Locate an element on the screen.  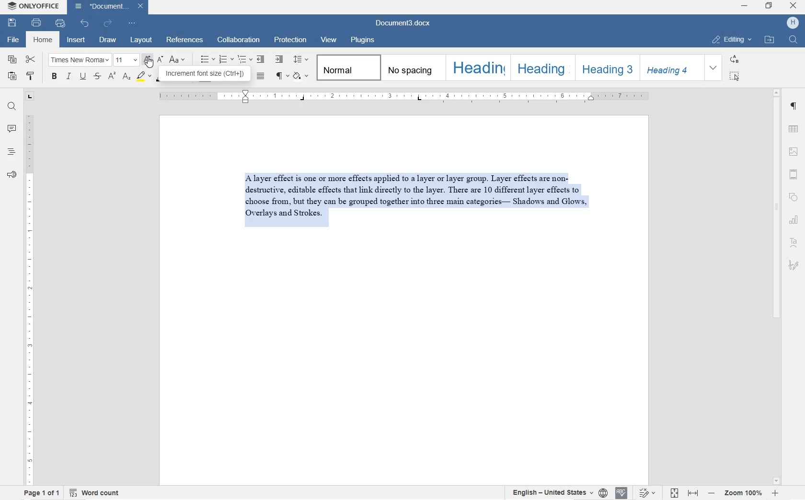
HEADERS & FOOTERS is located at coordinates (794, 174).